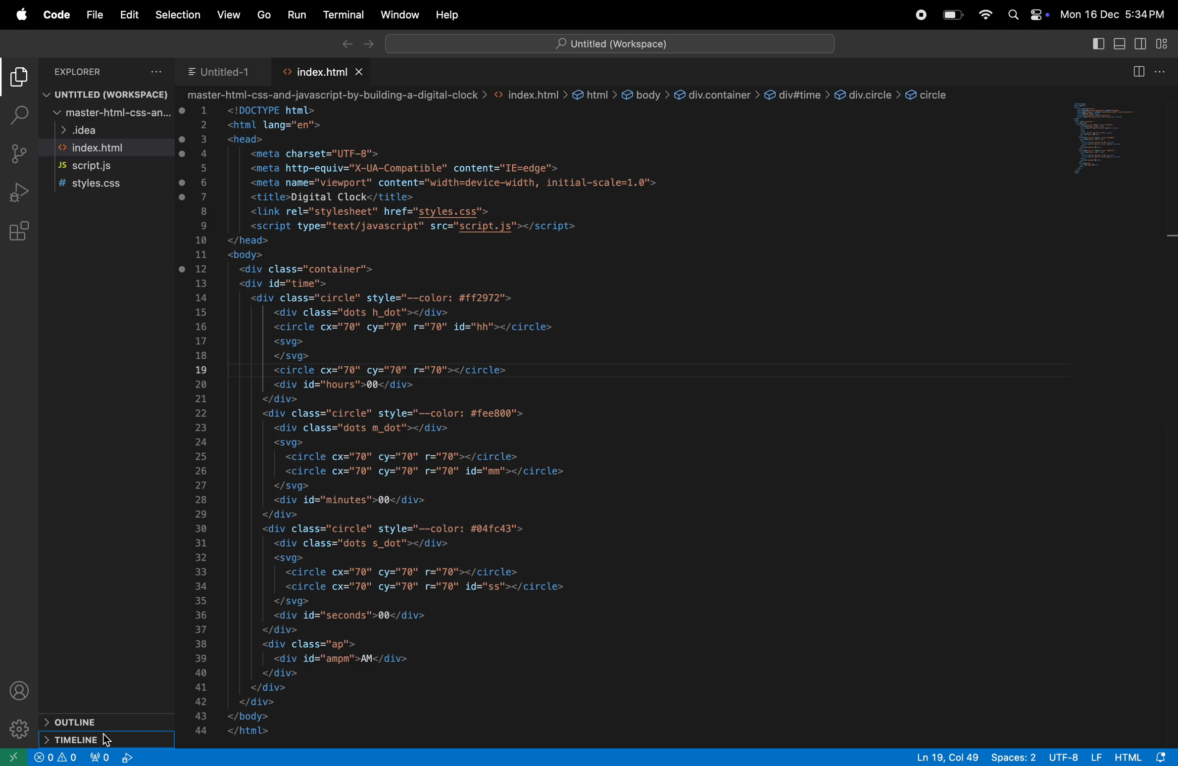 The height and width of the screenshot is (766, 1178). What do you see at coordinates (407, 167) in the screenshot?
I see `<meta http-equiv="X-UA-Compatible" content="IE=edge">` at bounding box center [407, 167].